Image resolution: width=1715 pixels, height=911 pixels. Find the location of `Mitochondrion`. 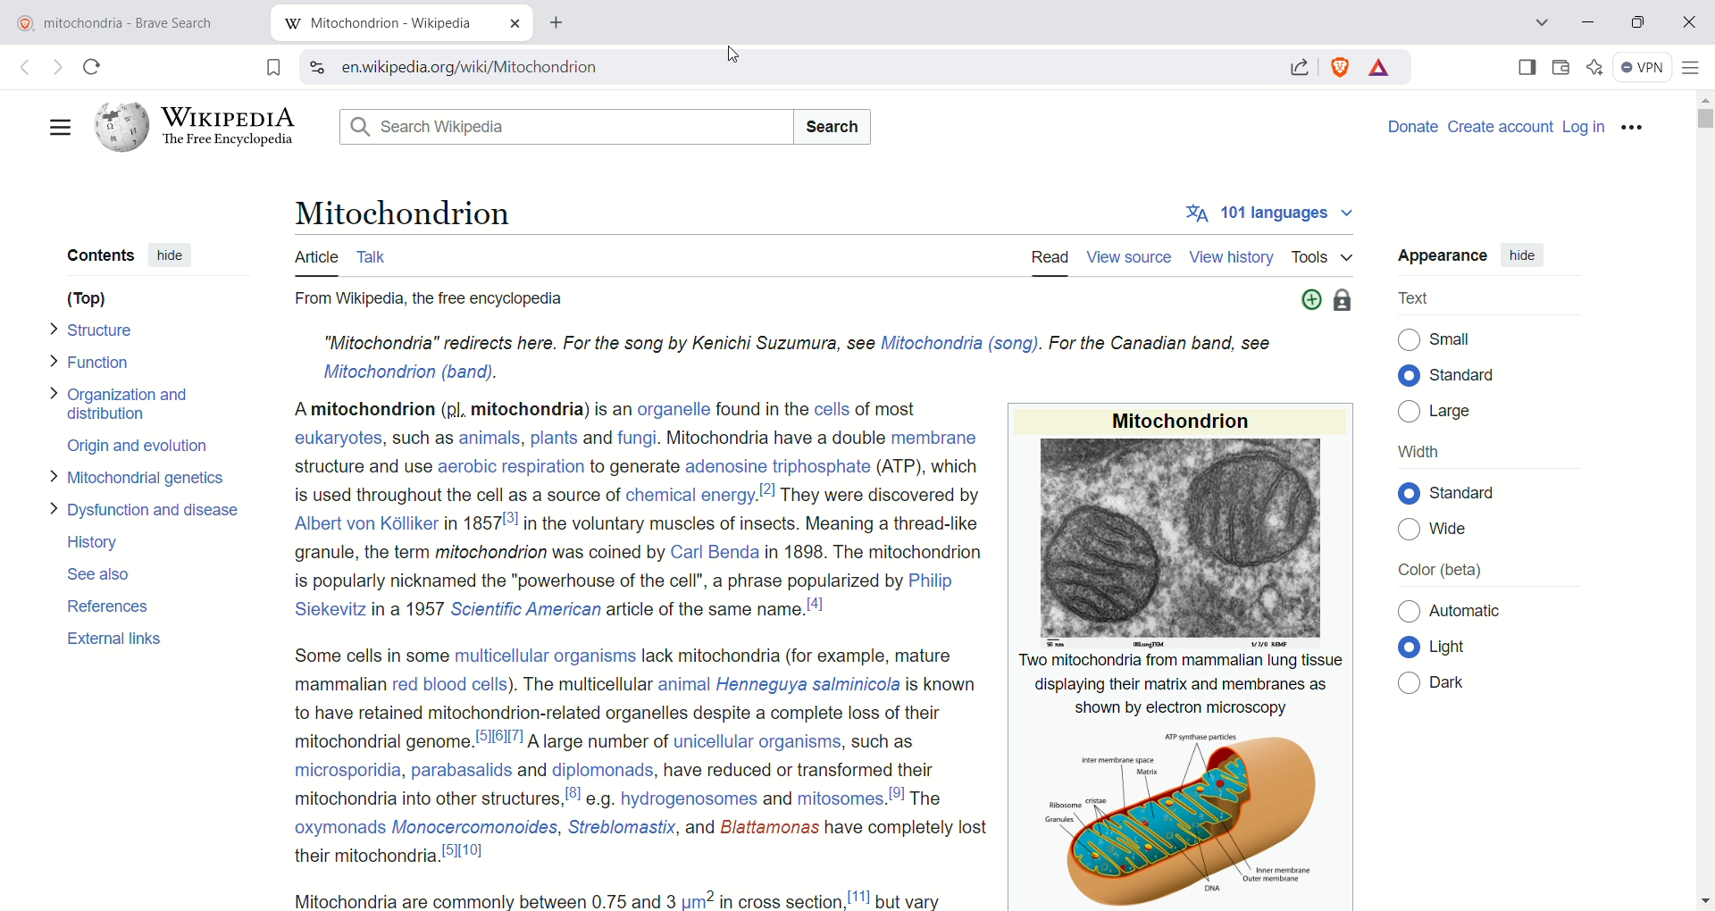

Mitochondrion is located at coordinates (1179, 418).